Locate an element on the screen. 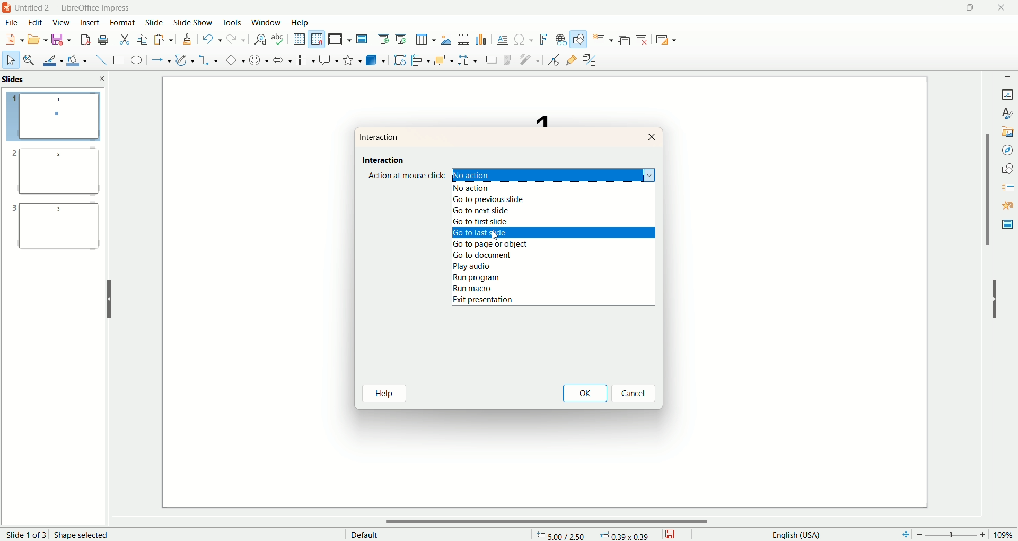  show grid is located at coordinates (298, 39).